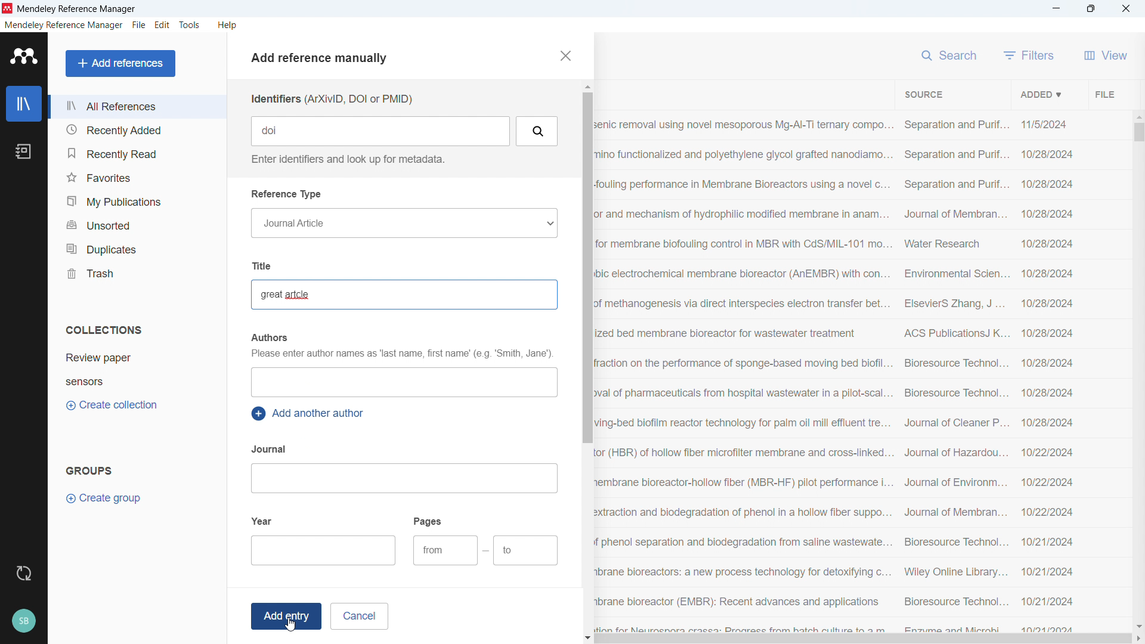  What do you see at coordinates (89, 470) in the screenshot?
I see `Groups ` at bounding box center [89, 470].